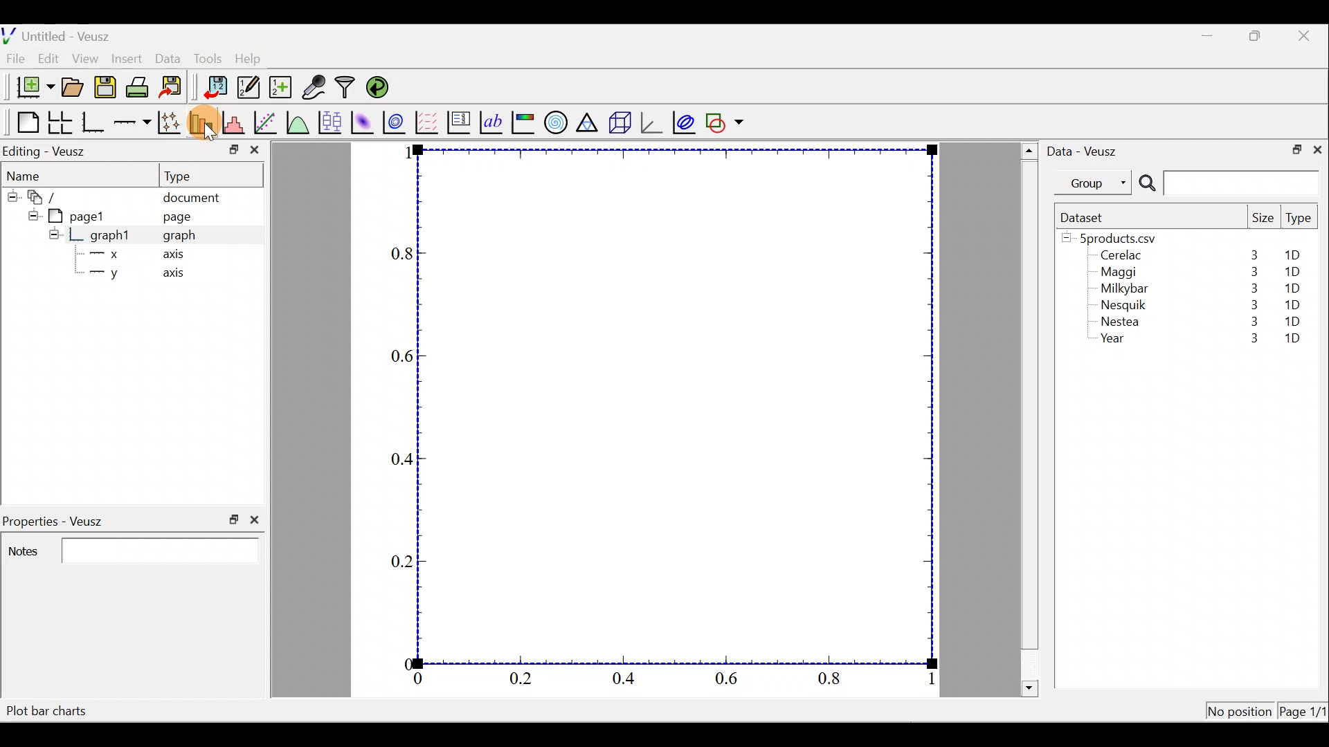  Describe the element at coordinates (1227, 183) in the screenshot. I see `Search bar` at that location.